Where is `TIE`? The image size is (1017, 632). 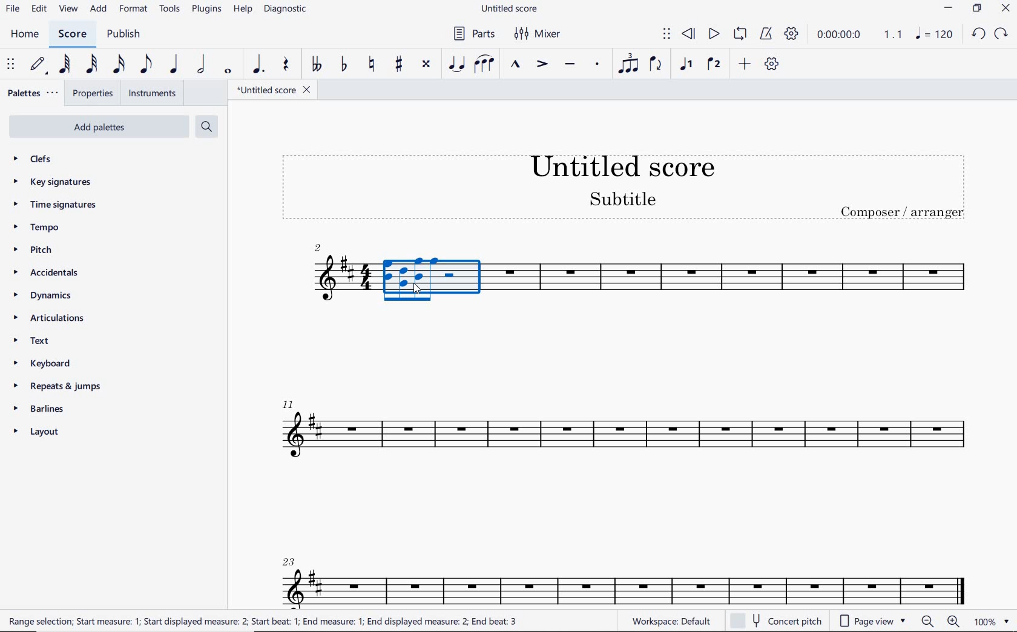
TIE is located at coordinates (456, 64).